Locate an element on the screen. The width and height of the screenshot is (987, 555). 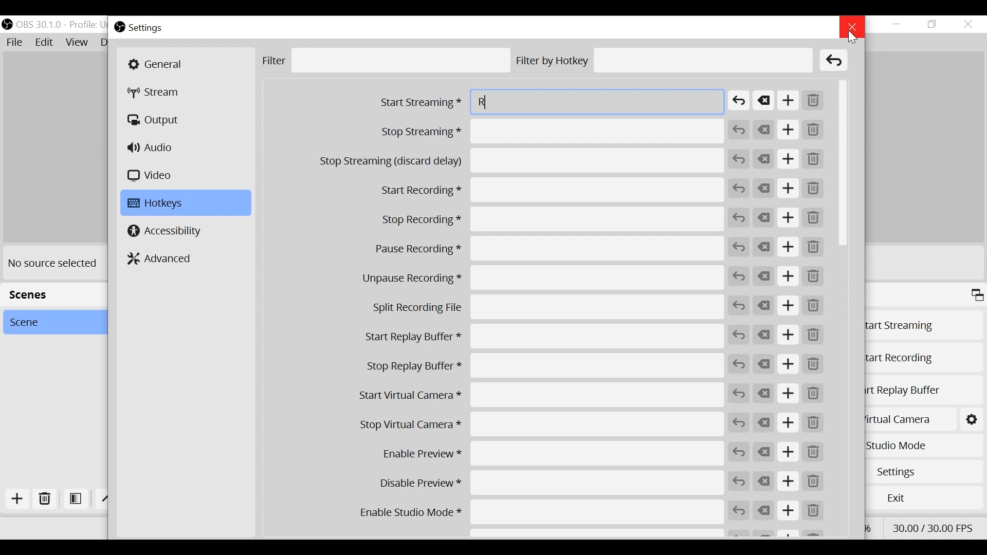
Add is located at coordinates (789, 423).